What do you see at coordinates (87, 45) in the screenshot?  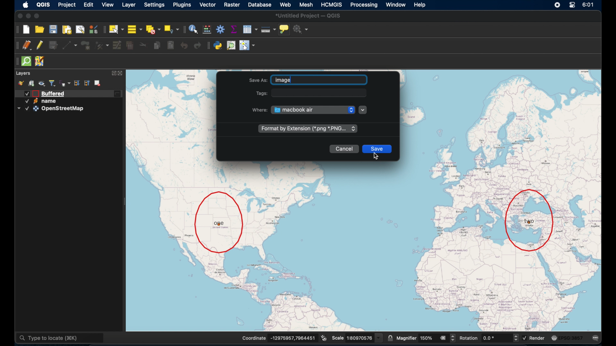 I see `add polygon feature` at bounding box center [87, 45].